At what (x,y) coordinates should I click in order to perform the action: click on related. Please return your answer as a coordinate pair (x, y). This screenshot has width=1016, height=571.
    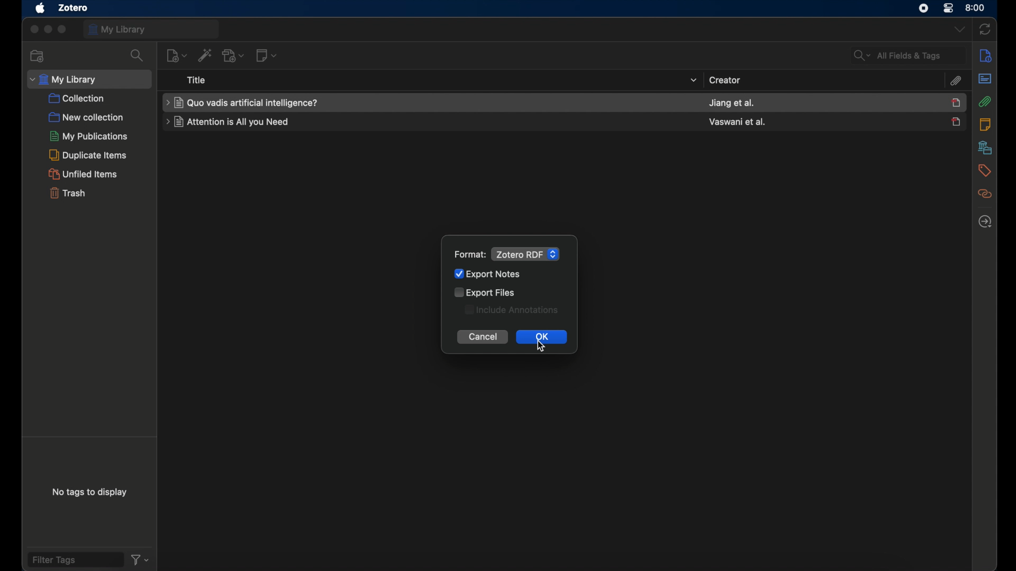
    Looking at the image, I should click on (984, 195).